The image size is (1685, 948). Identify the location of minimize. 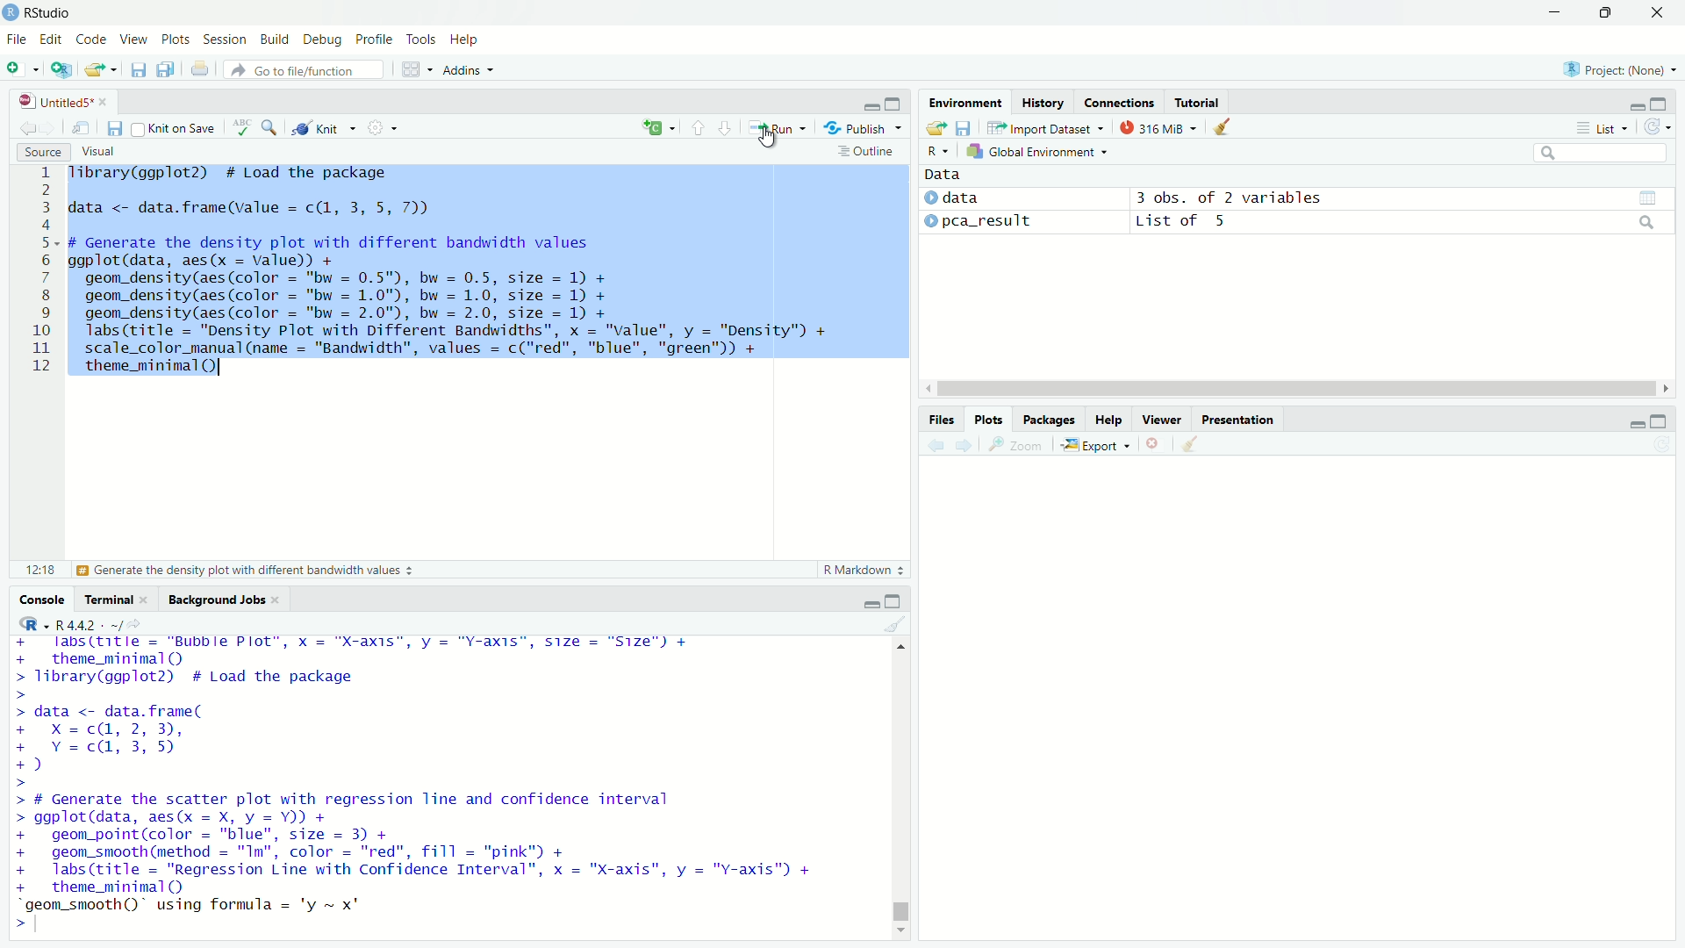
(1635, 107).